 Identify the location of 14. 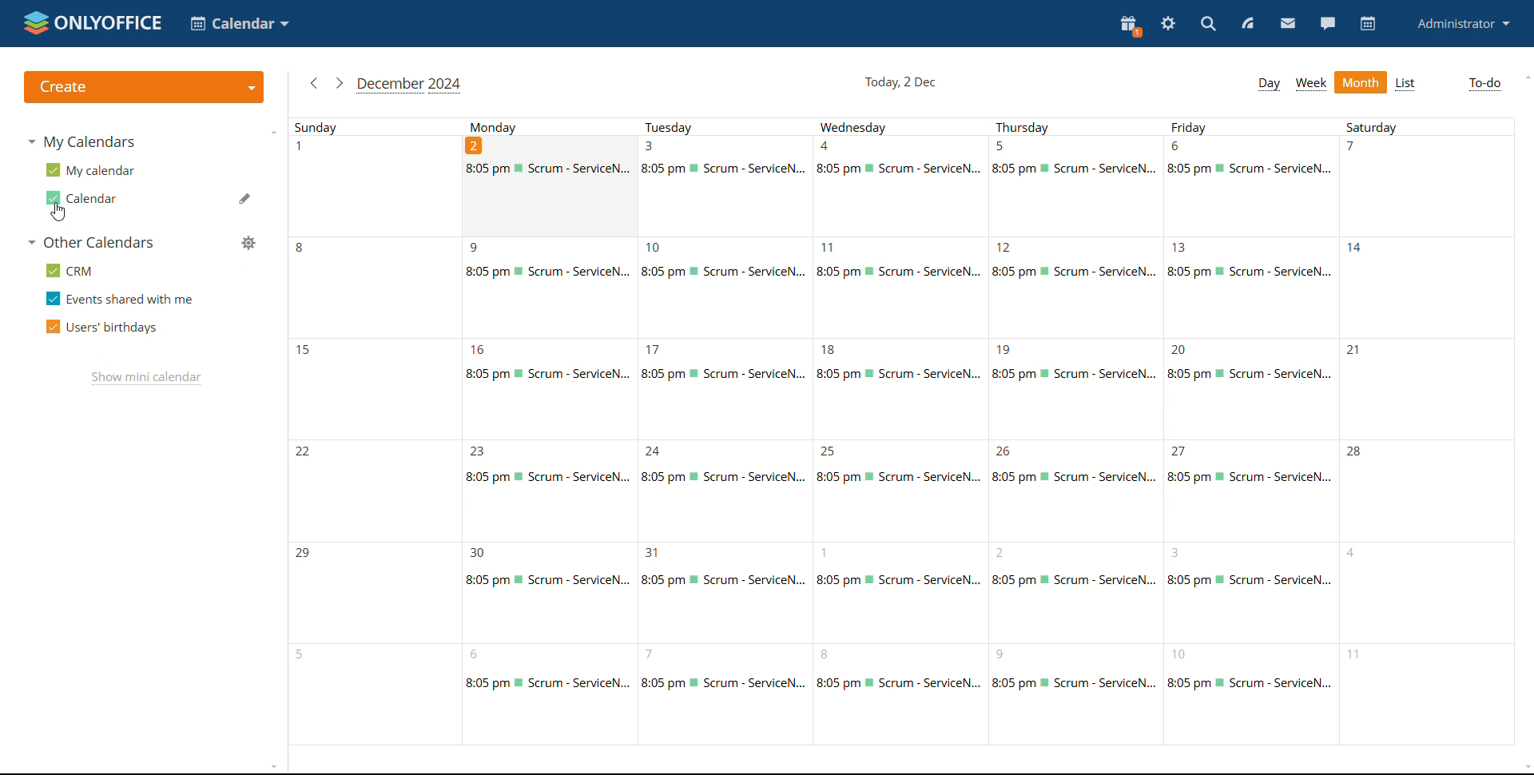
(1426, 288).